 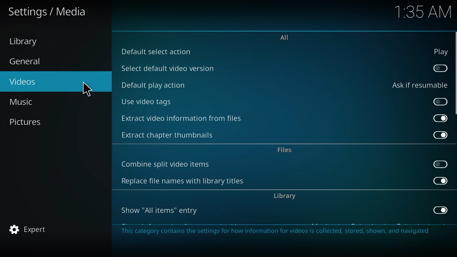 What do you see at coordinates (48, 12) in the screenshot?
I see `media` at bounding box center [48, 12].